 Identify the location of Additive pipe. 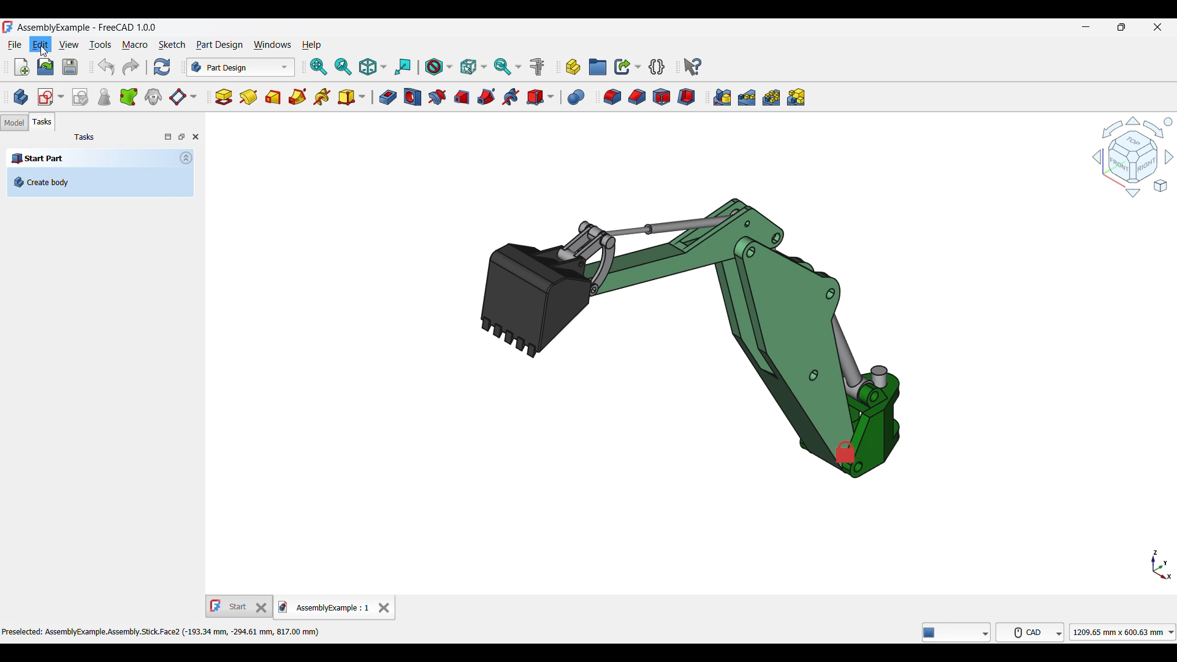
(297, 97).